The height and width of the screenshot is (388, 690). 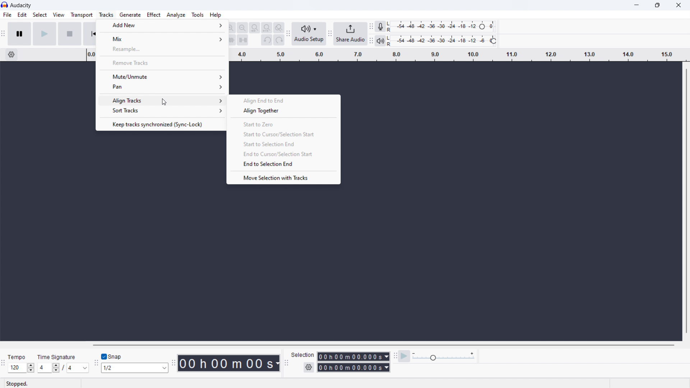 What do you see at coordinates (255, 28) in the screenshot?
I see `fit selection to width` at bounding box center [255, 28].